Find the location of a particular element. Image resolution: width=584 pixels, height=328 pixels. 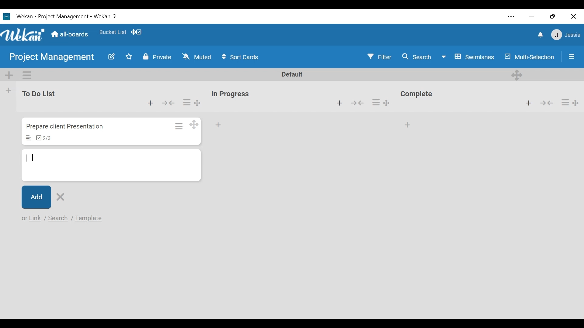

Desktop drag handles is located at coordinates (577, 101).